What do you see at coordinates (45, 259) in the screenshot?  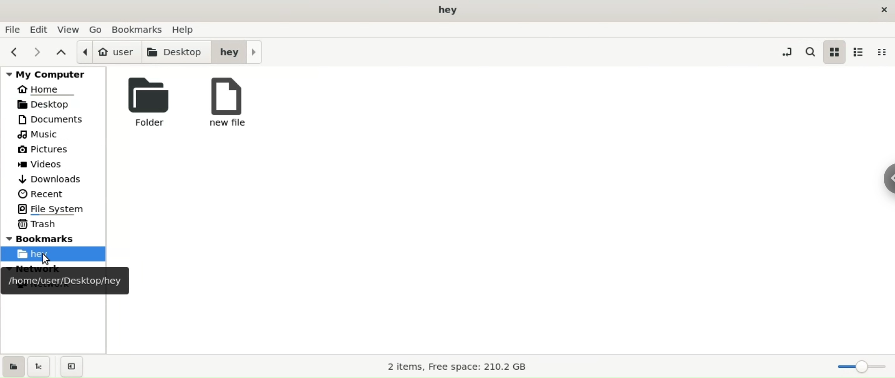 I see `cursor` at bounding box center [45, 259].